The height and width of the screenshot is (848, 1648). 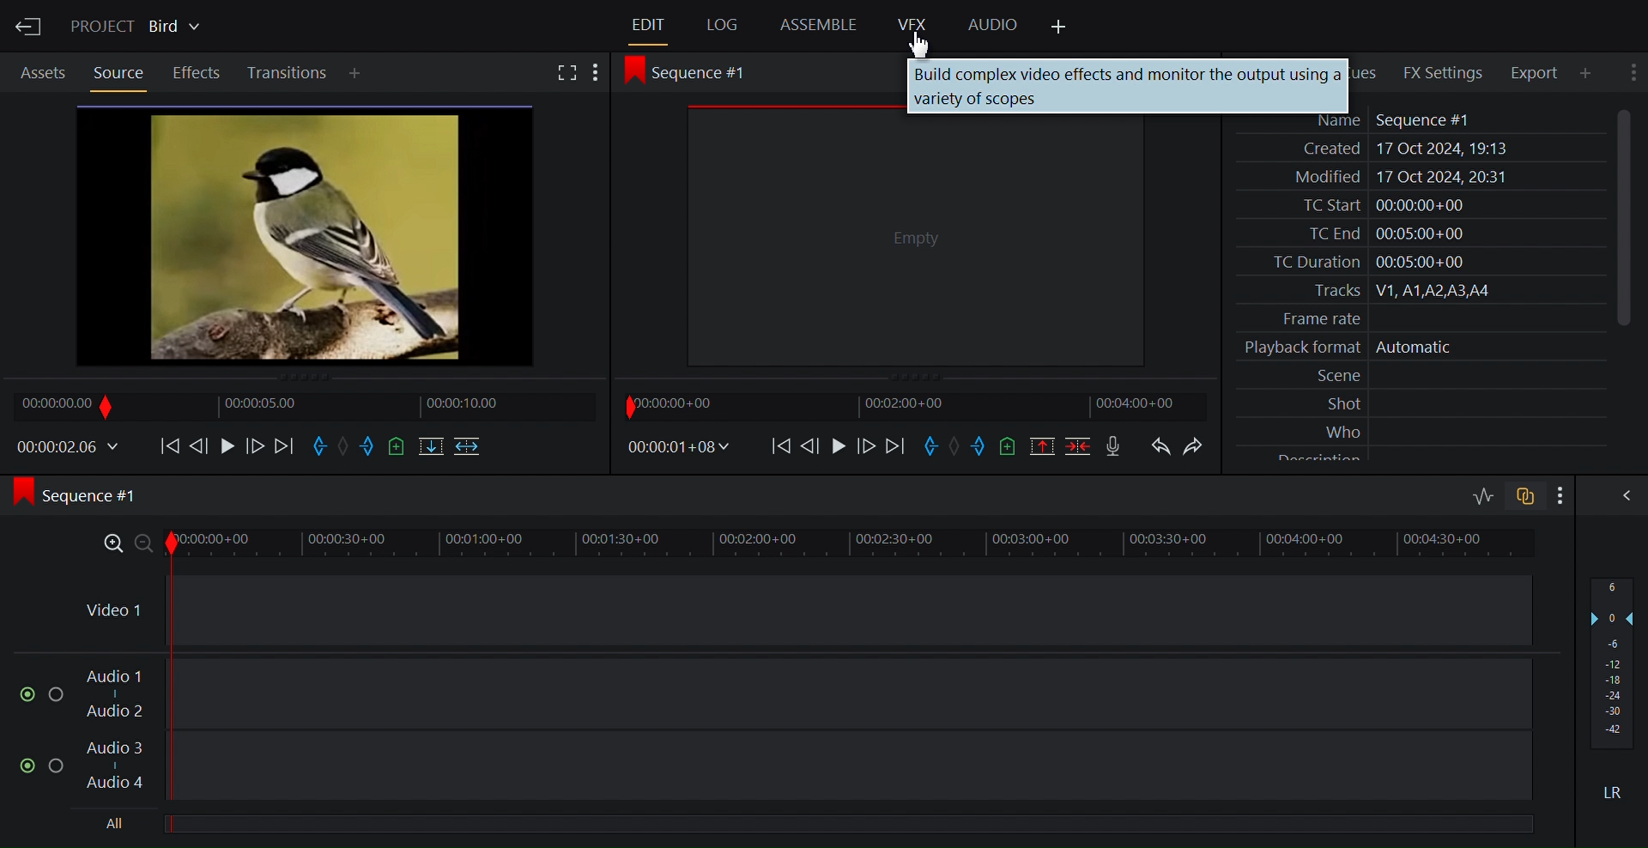 What do you see at coordinates (1534, 71) in the screenshot?
I see `Export` at bounding box center [1534, 71].